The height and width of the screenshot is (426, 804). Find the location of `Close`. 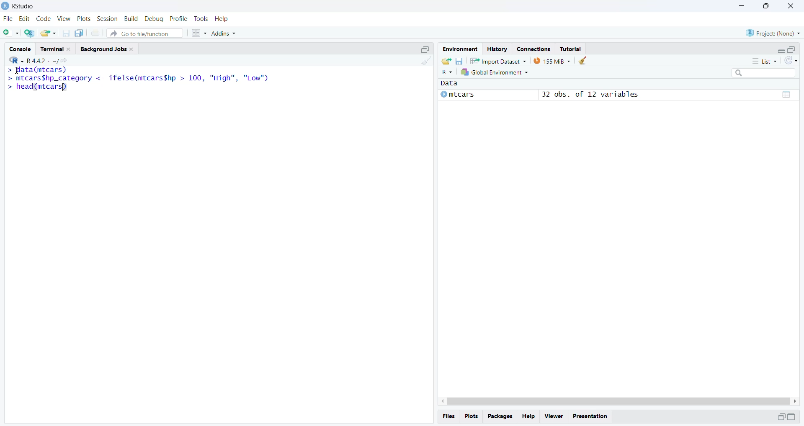

Close is located at coordinates (791, 7).